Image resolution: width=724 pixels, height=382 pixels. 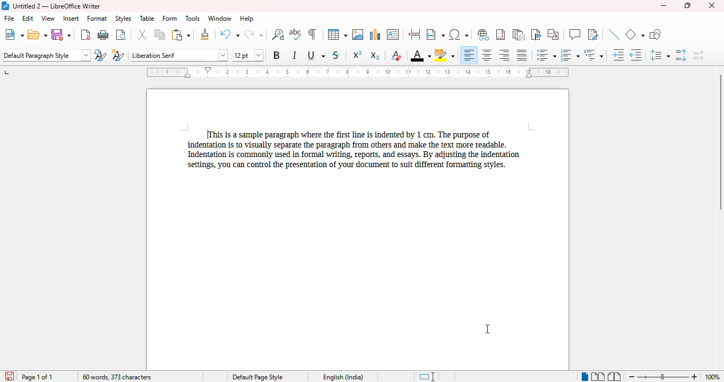 What do you see at coordinates (426, 377) in the screenshot?
I see `standard selection` at bounding box center [426, 377].